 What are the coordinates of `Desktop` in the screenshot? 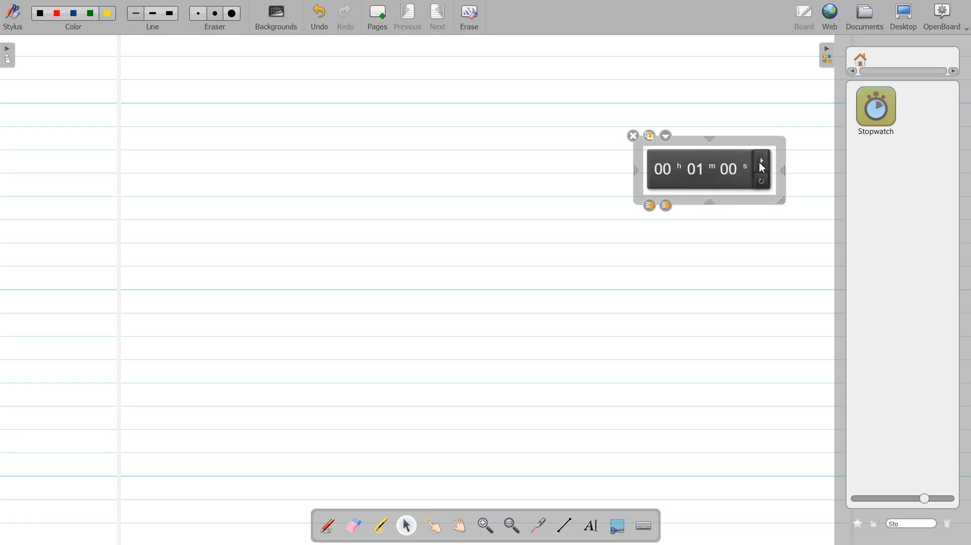 It's located at (904, 17).